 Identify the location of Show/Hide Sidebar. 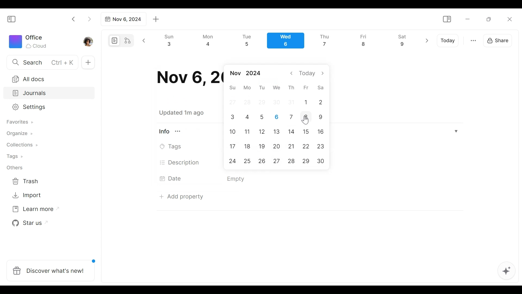
(447, 19).